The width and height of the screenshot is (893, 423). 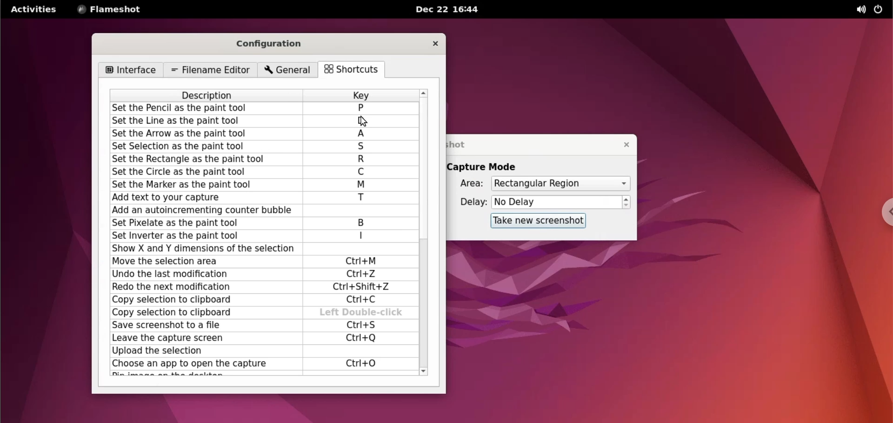 What do you see at coordinates (130, 70) in the screenshot?
I see `interface ` at bounding box center [130, 70].